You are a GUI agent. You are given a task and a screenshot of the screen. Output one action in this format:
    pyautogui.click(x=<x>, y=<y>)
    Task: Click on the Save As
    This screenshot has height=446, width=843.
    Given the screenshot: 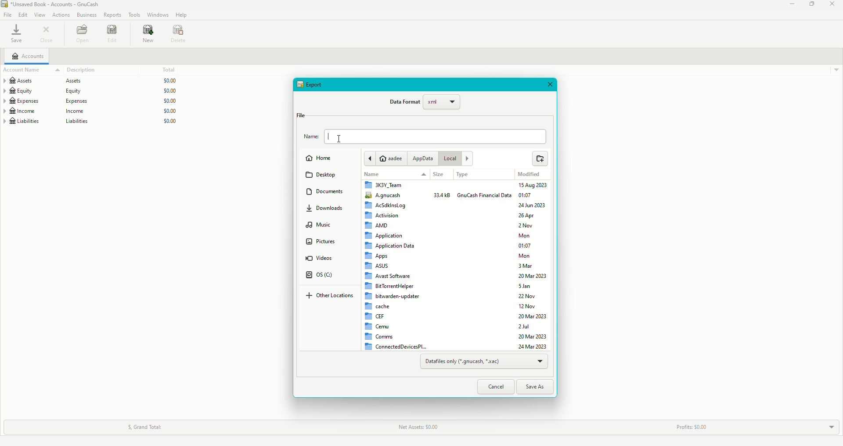 What is the action you would take?
    pyautogui.click(x=537, y=386)
    